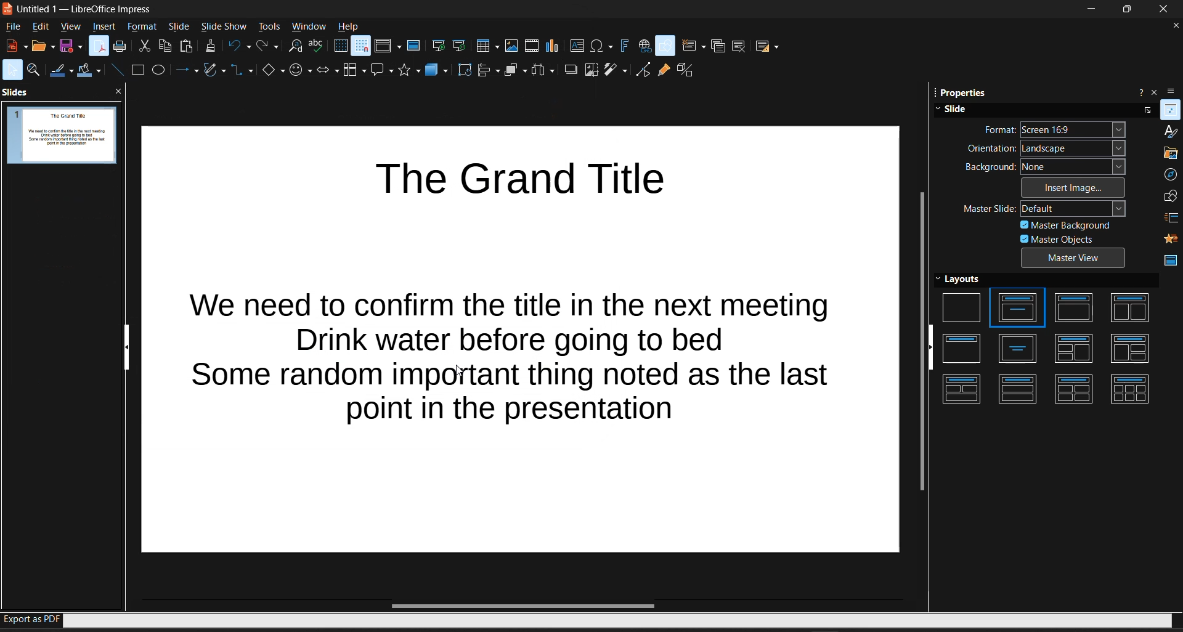 The image size is (1183, 632). What do you see at coordinates (1172, 238) in the screenshot?
I see `animation` at bounding box center [1172, 238].